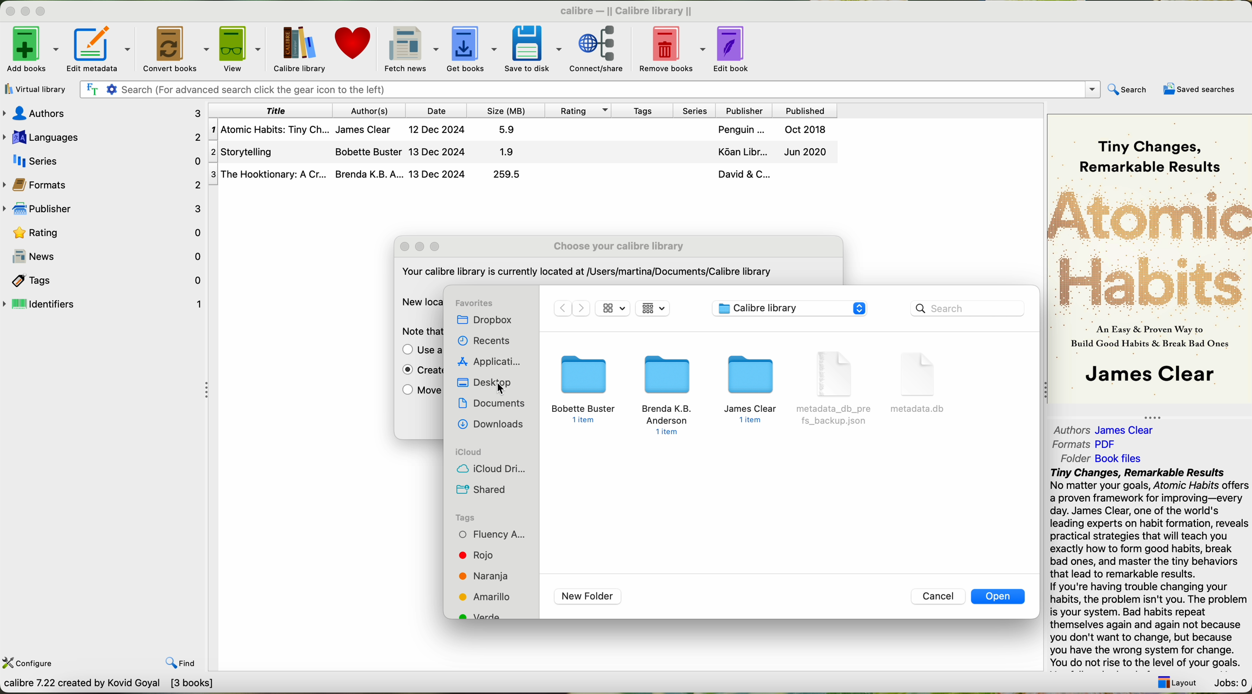 This screenshot has width=1252, height=694. What do you see at coordinates (474, 555) in the screenshot?
I see `red tag` at bounding box center [474, 555].